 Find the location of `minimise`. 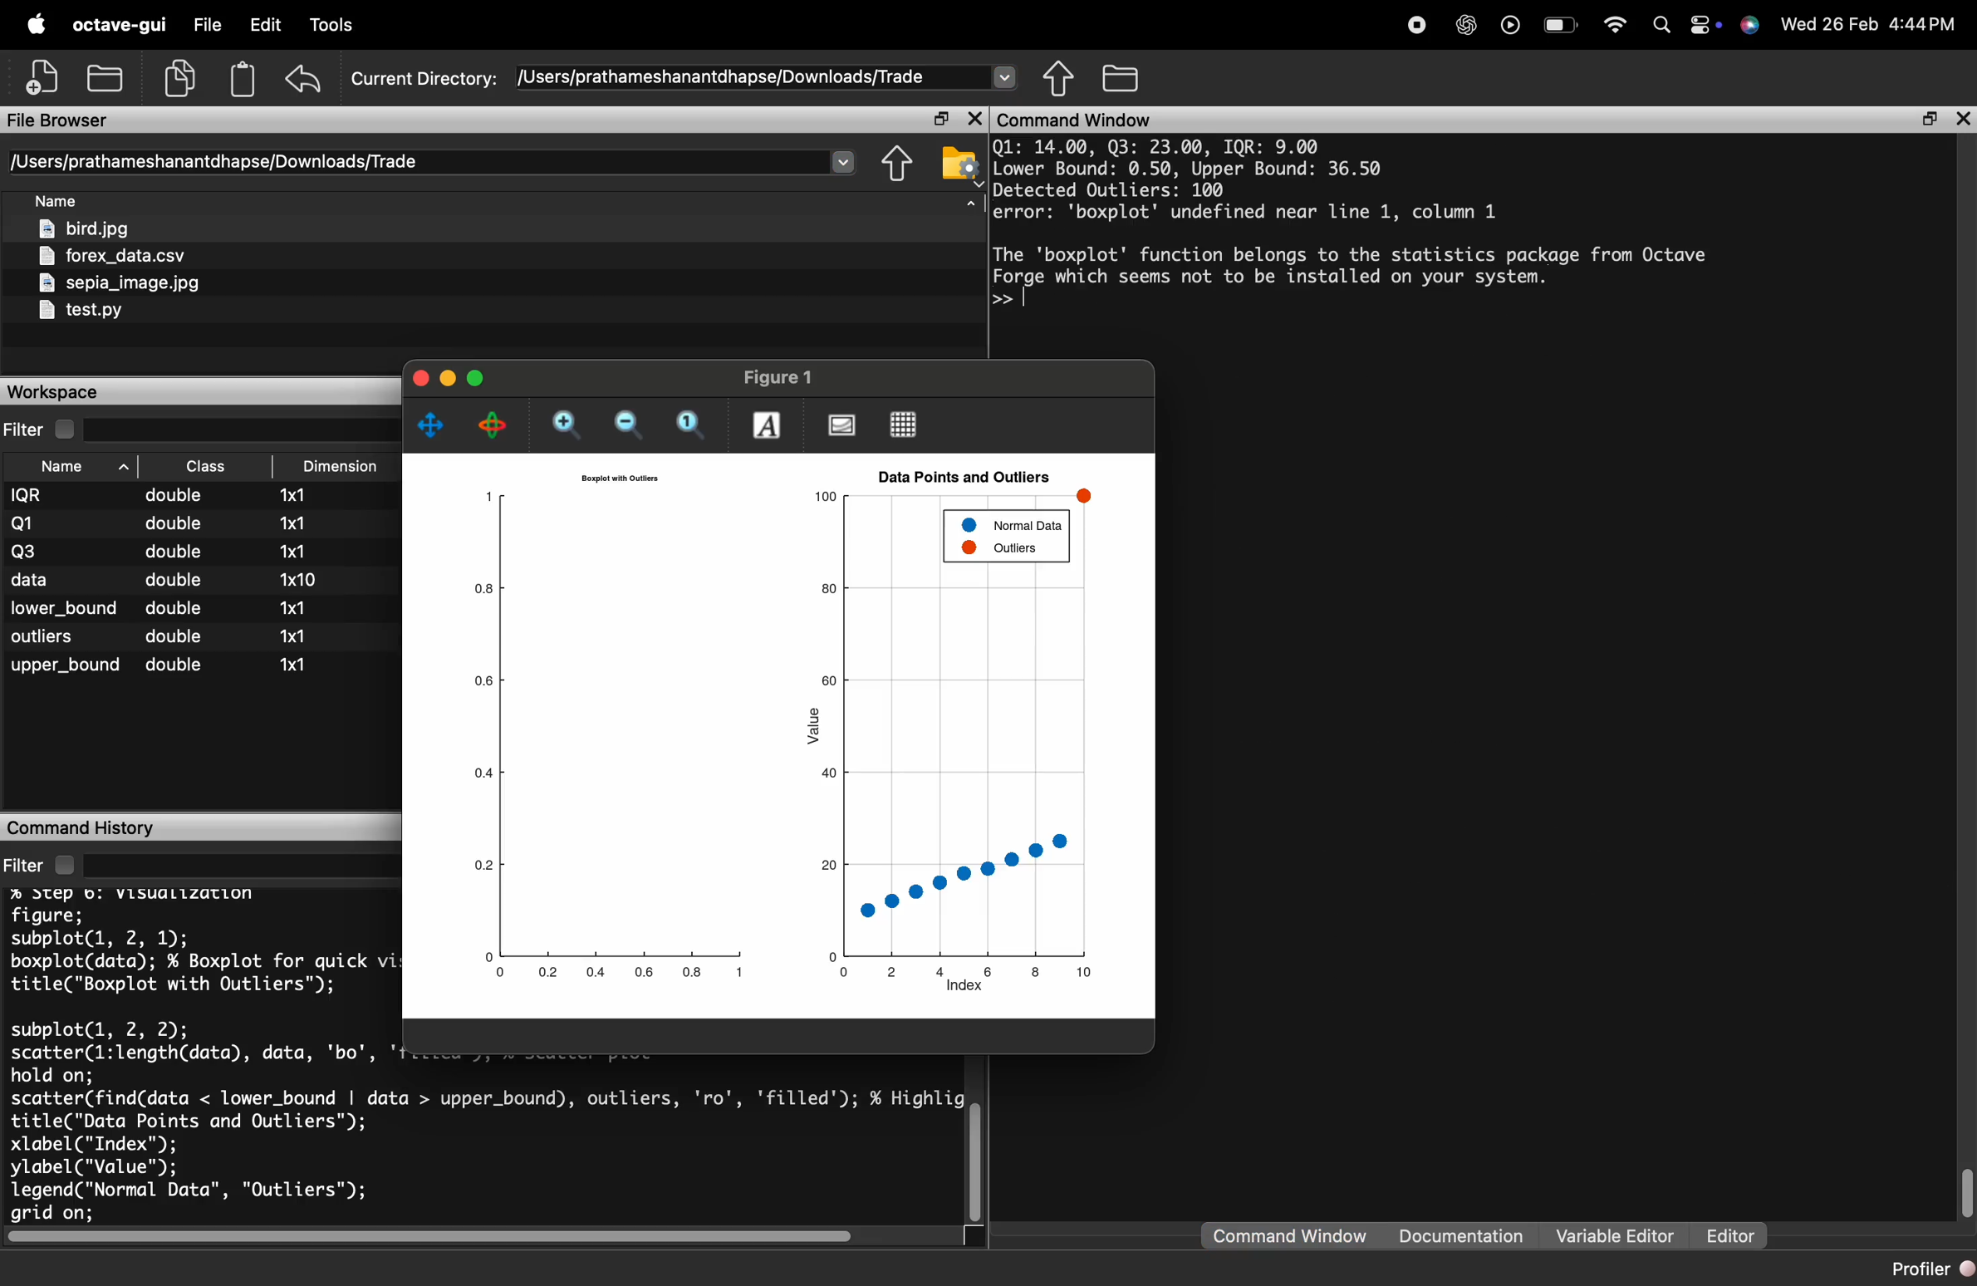

minimise is located at coordinates (448, 376).